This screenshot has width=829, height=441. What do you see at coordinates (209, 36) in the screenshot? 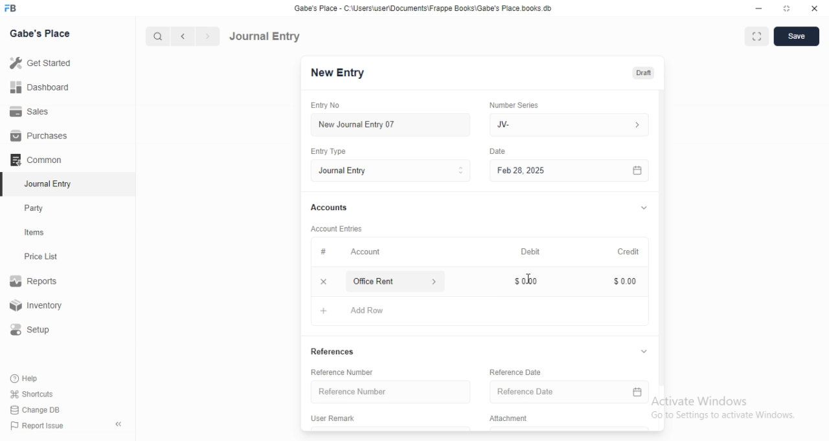
I see `forward` at bounding box center [209, 36].